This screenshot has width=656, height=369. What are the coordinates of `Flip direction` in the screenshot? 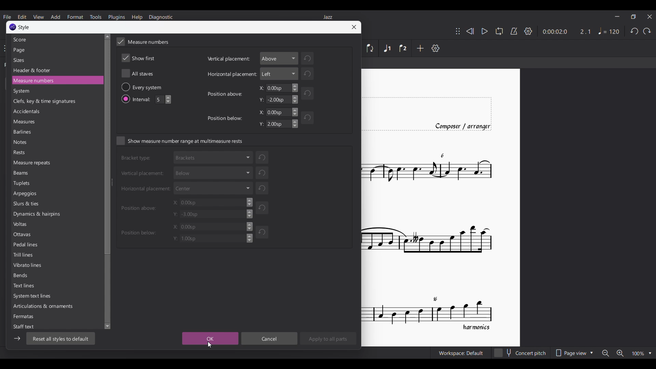 It's located at (371, 48).